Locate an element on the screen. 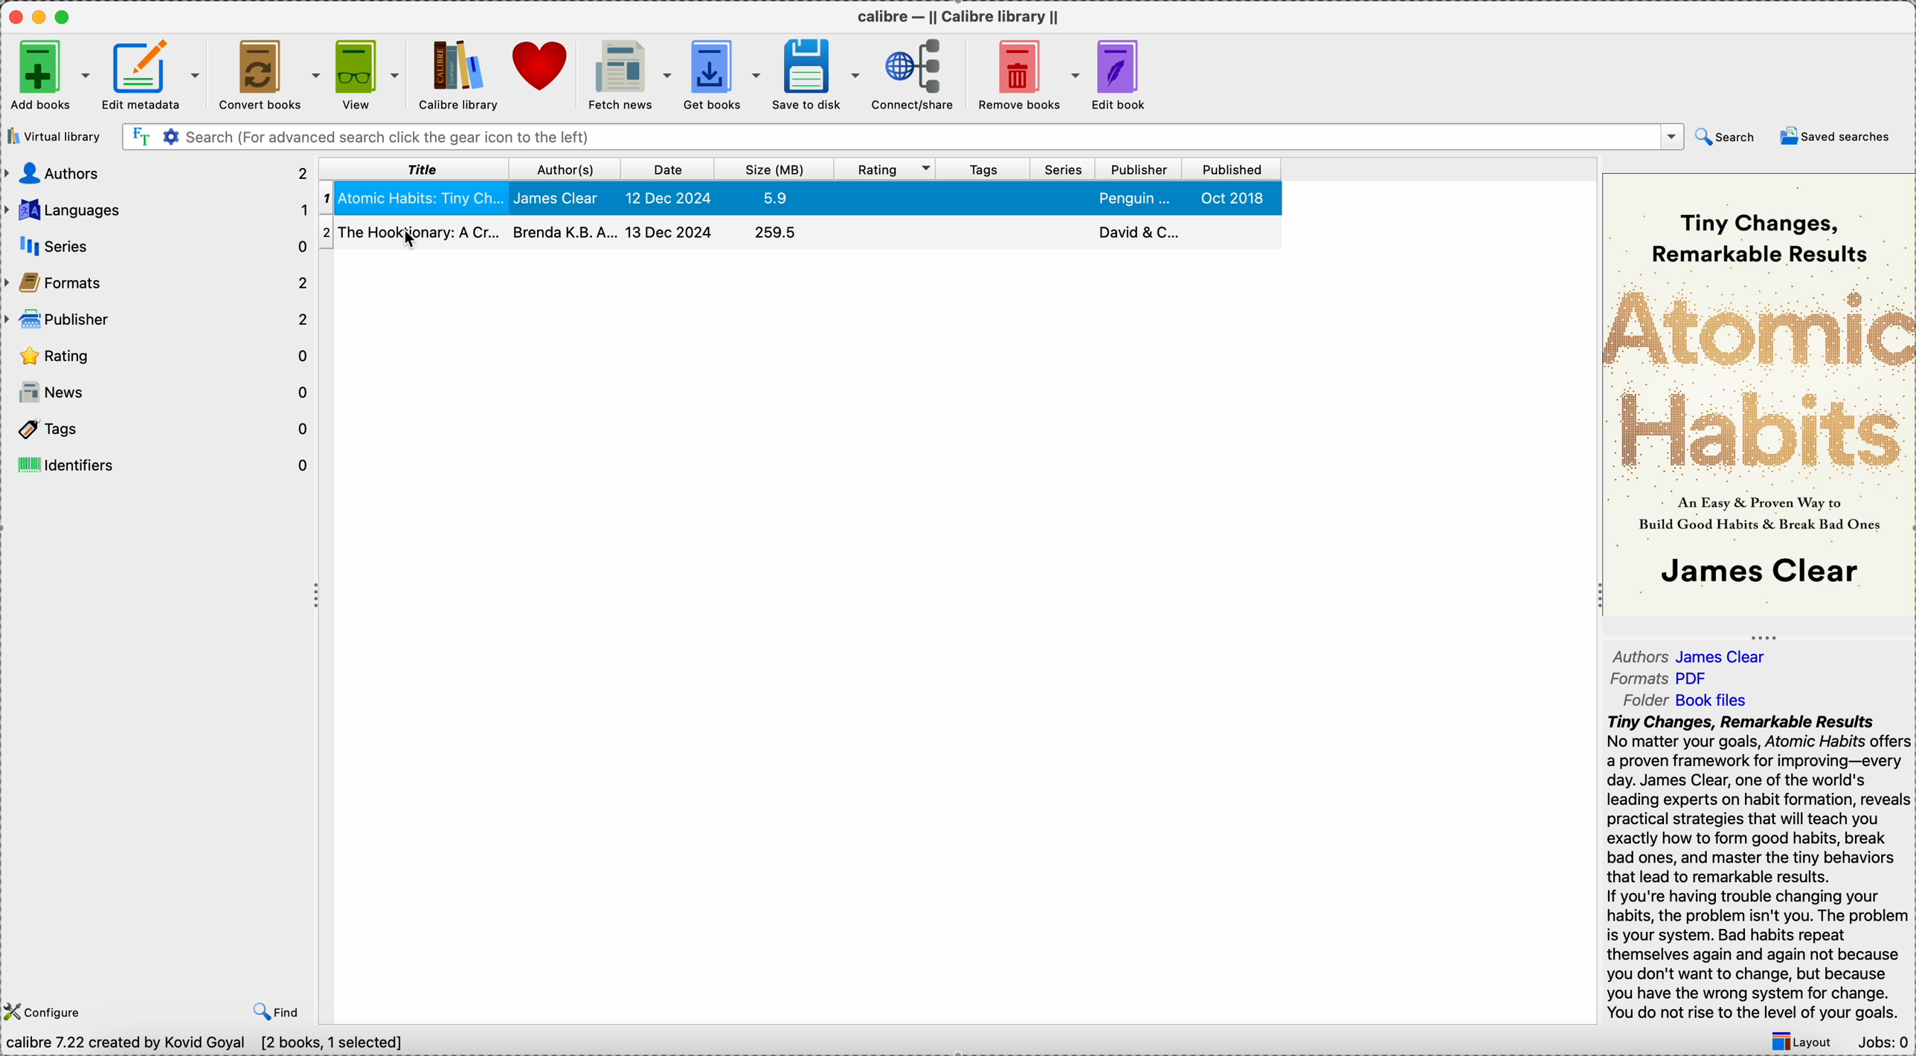  series is located at coordinates (1062, 169).